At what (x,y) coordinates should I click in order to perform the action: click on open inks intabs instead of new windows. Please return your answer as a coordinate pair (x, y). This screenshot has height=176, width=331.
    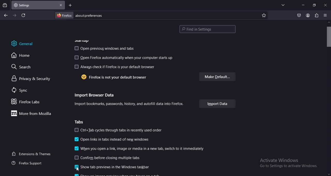
    Looking at the image, I should click on (111, 140).